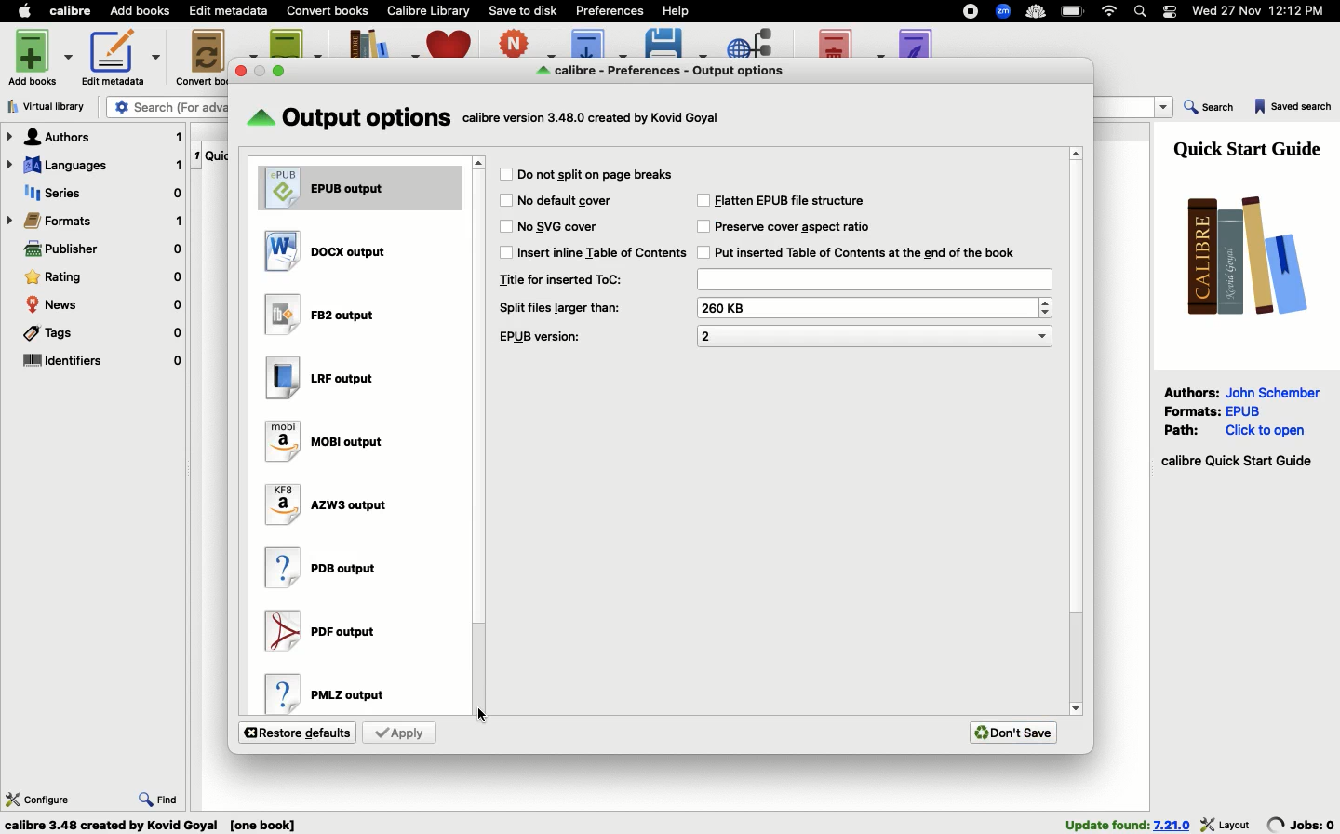 This screenshot has height=834, width=1340. Describe the element at coordinates (159, 797) in the screenshot. I see `Find` at that location.